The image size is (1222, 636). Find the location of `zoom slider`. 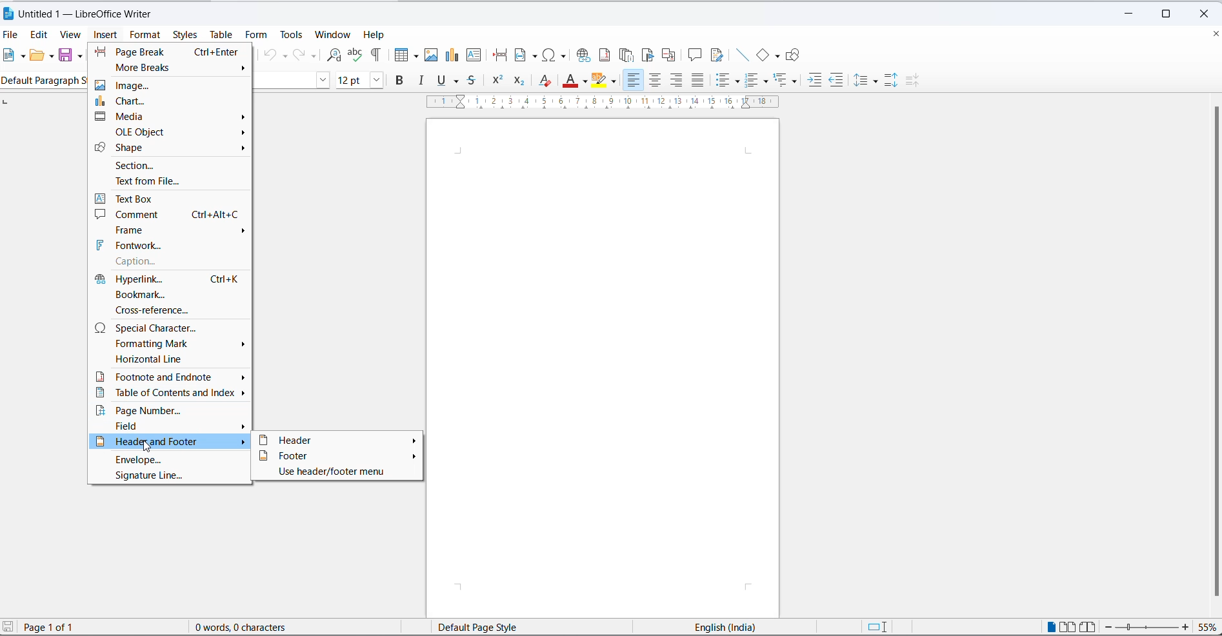

zoom slider is located at coordinates (1148, 628).